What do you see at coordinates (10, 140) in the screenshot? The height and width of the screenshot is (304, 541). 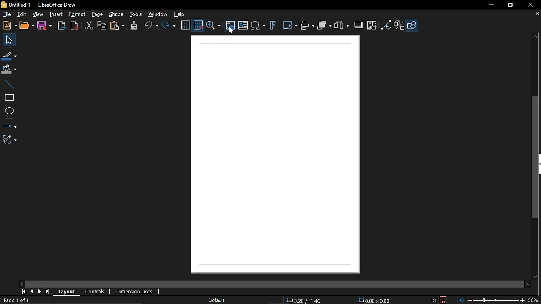 I see `Curves and polygons` at bounding box center [10, 140].